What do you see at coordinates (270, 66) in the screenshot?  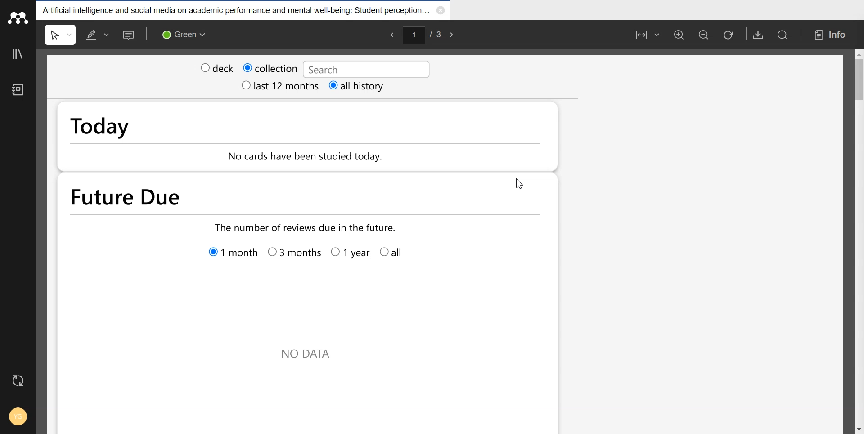 I see `collection` at bounding box center [270, 66].